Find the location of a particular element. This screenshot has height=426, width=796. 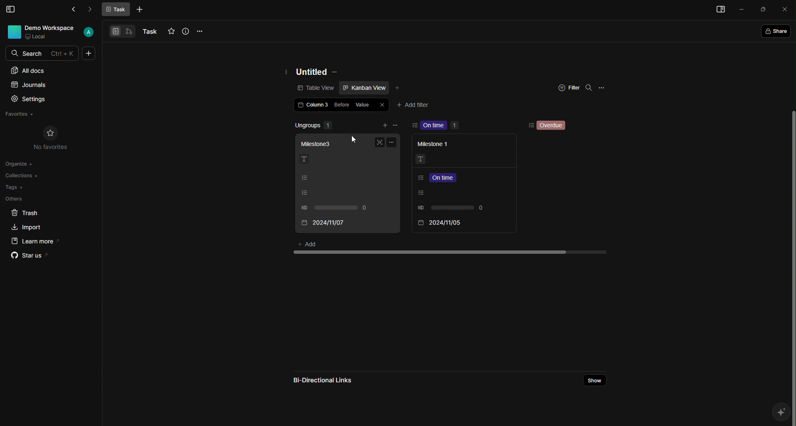

More is located at coordinates (89, 53).